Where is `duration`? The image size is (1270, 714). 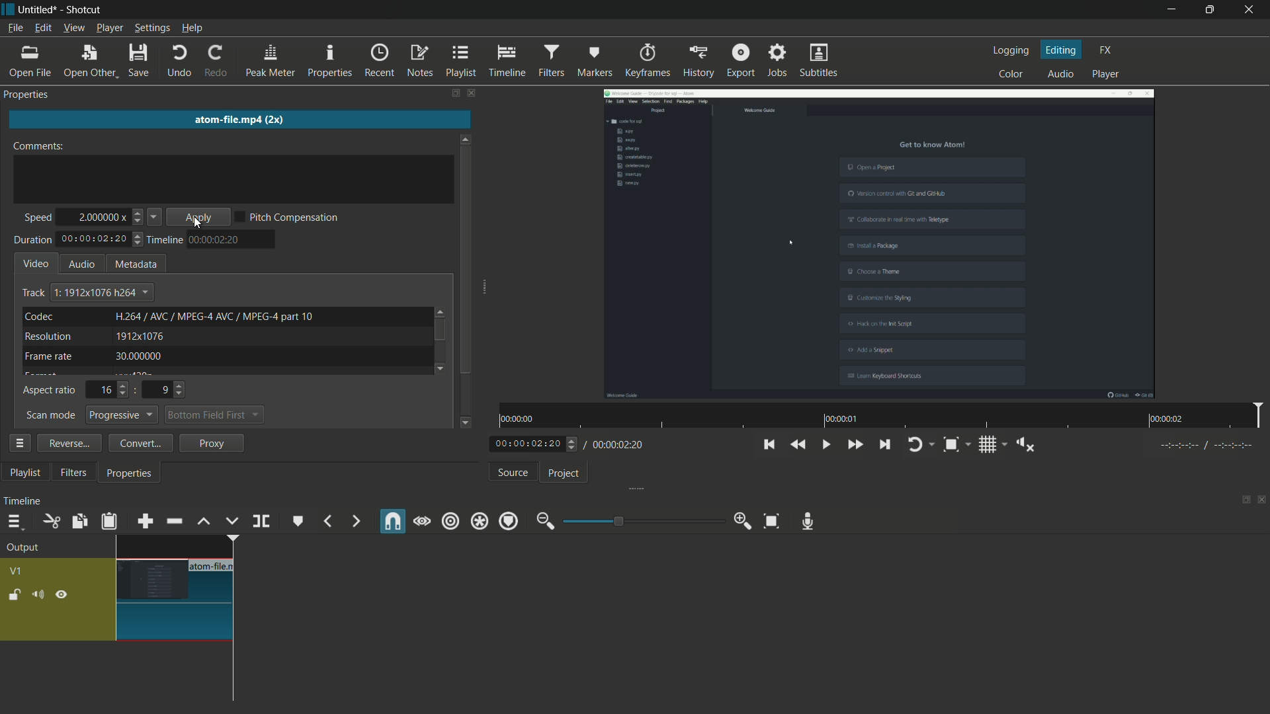
duration is located at coordinates (32, 240).